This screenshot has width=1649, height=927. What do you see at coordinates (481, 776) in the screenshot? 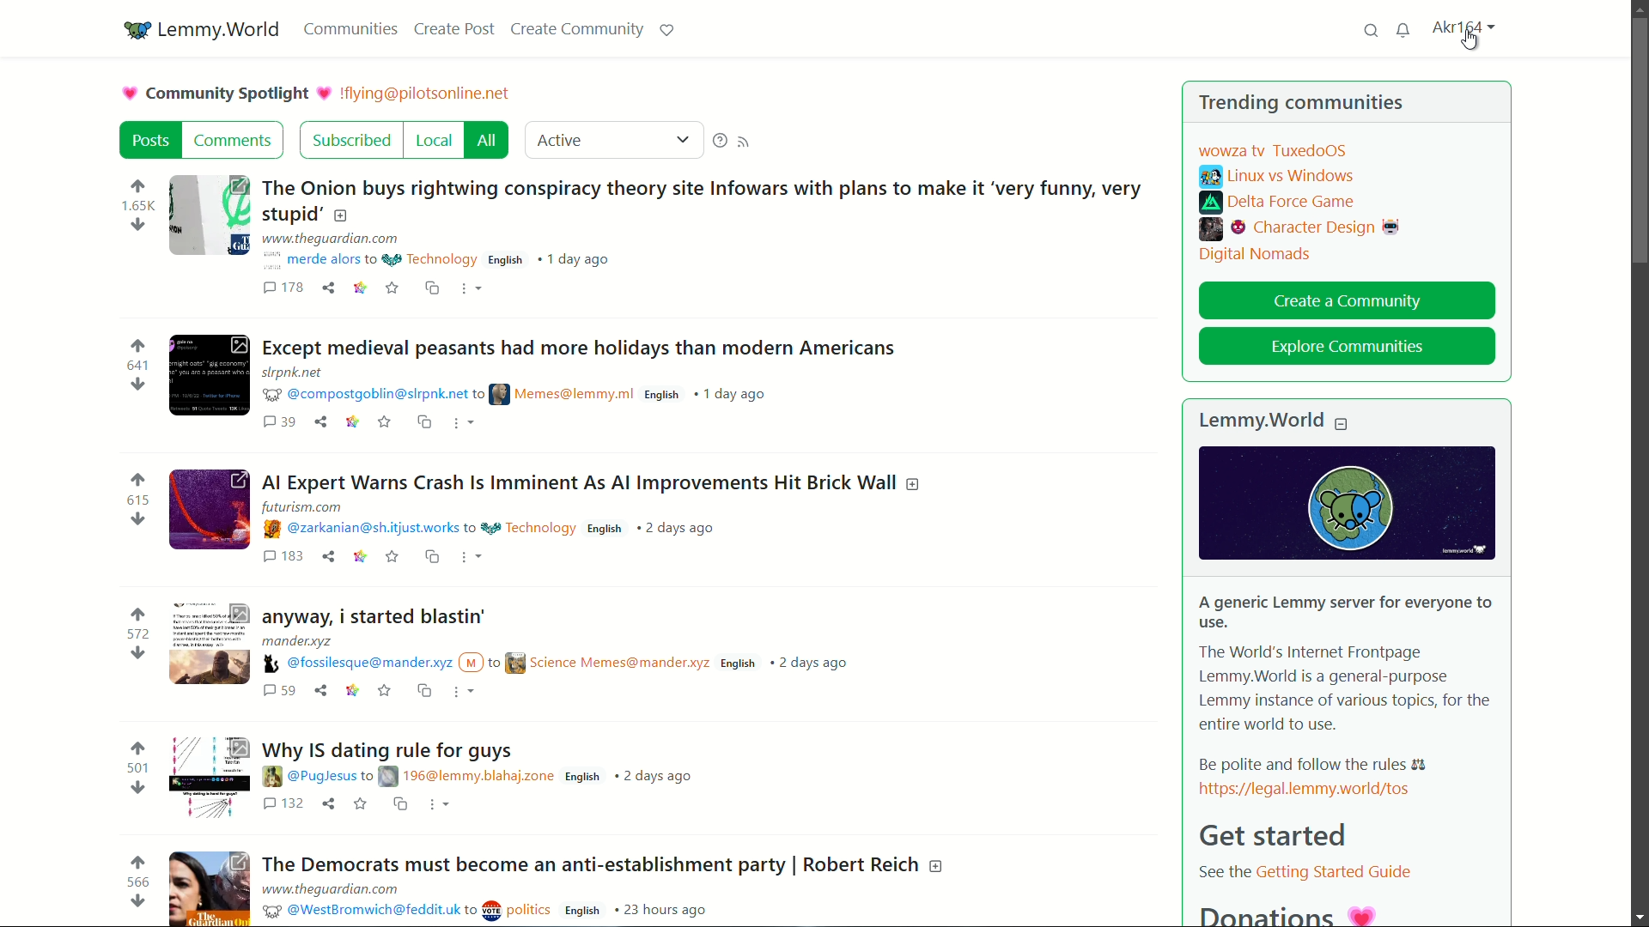
I see `post details` at bounding box center [481, 776].